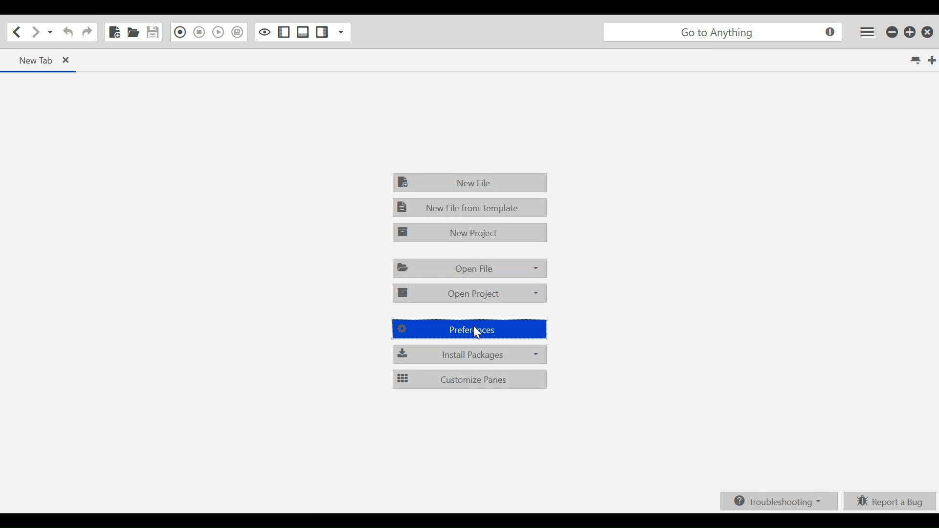  What do you see at coordinates (16, 31) in the screenshot?
I see `Go back onelocation` at bounding box center [16, 31].